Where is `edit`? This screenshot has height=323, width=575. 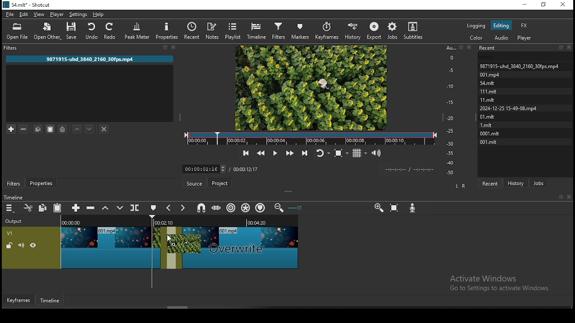
edit is located at coordinates (23, 14).